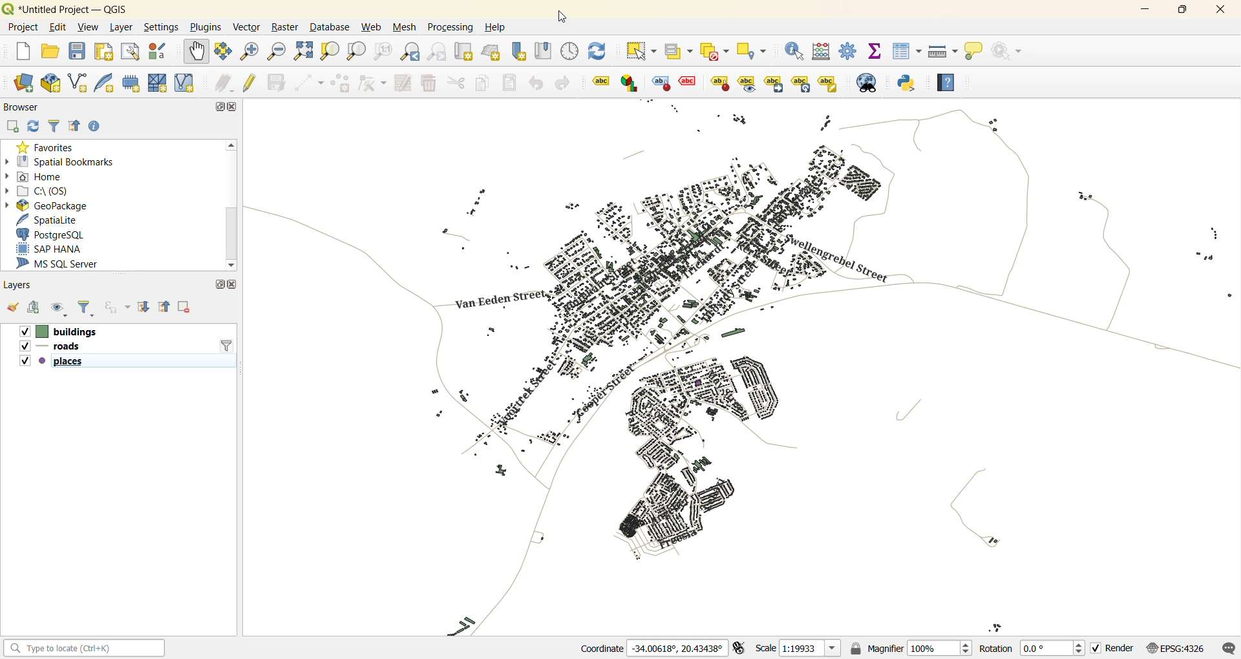 The width and height of the screenshot is (1241, 659). I want to click on project, so click(21, 26).